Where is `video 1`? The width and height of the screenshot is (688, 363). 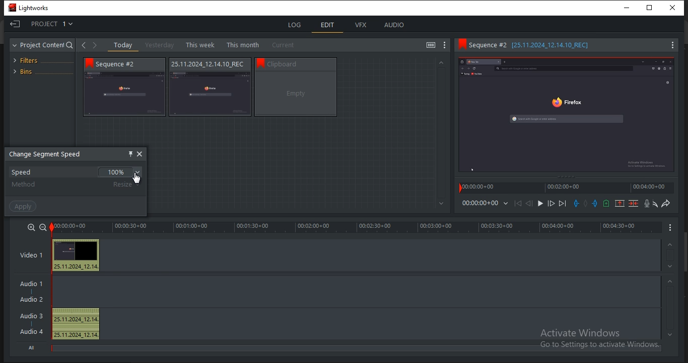
video 1 is located at coordinates (33, 254).